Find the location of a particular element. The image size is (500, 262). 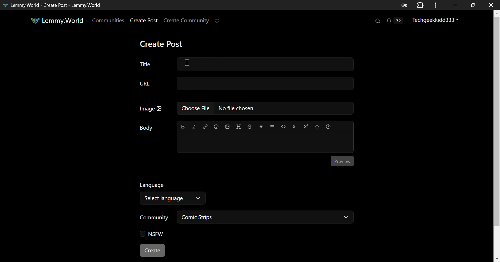

Subscript is located at coordinates (295, 127).